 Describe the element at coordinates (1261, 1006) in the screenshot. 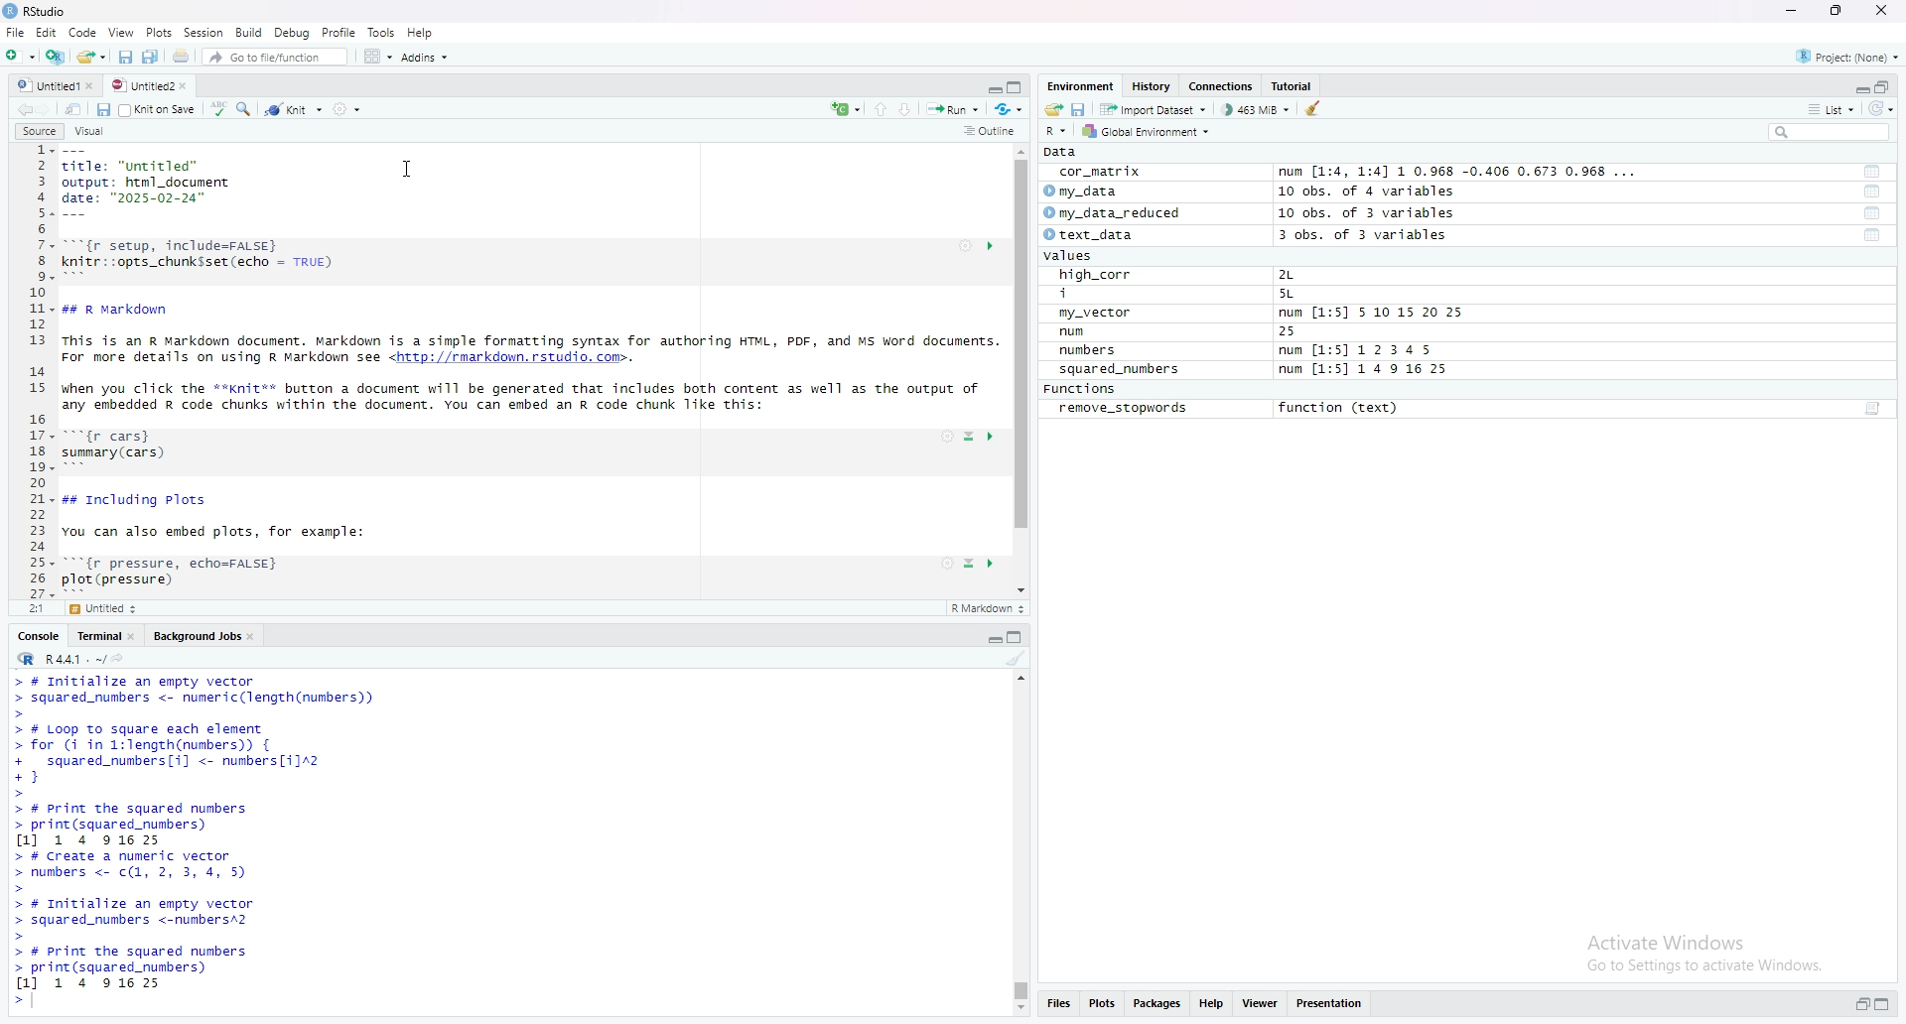

I see `View` at that location.